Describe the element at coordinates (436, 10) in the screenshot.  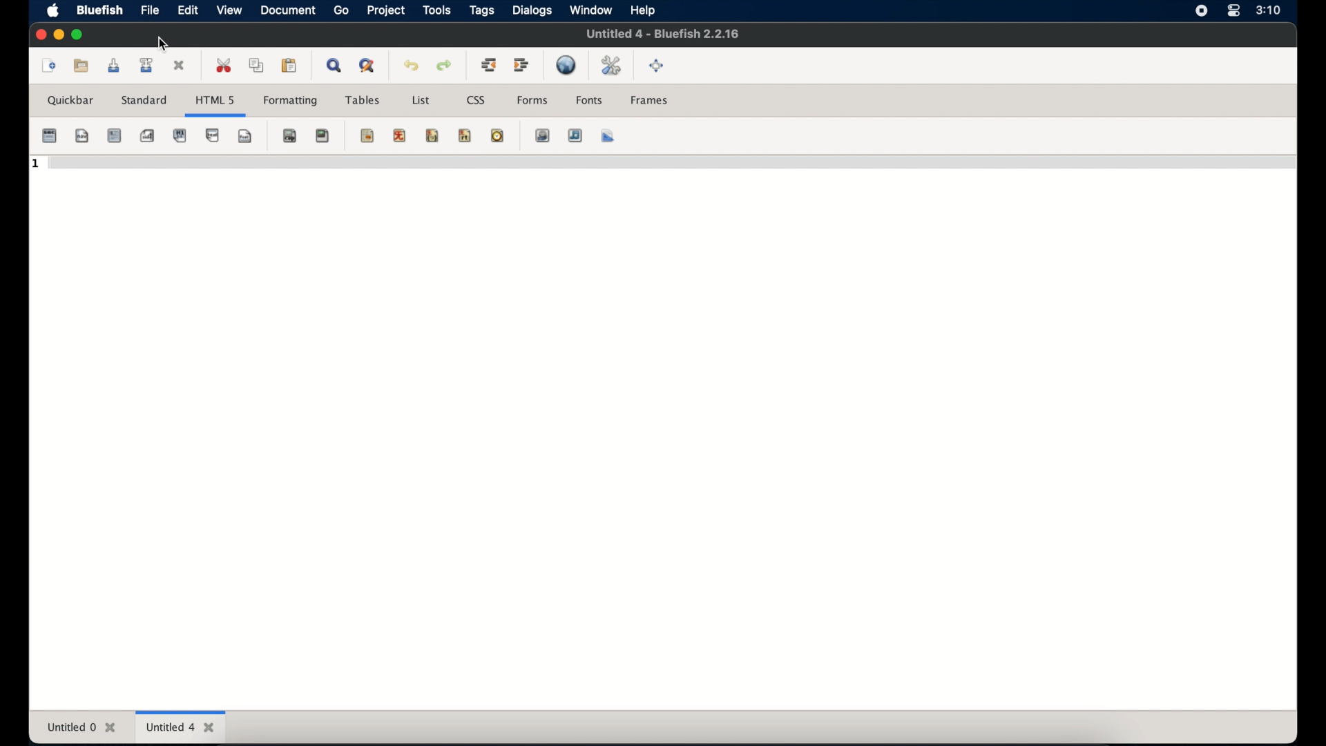
I see `tools` at that location.